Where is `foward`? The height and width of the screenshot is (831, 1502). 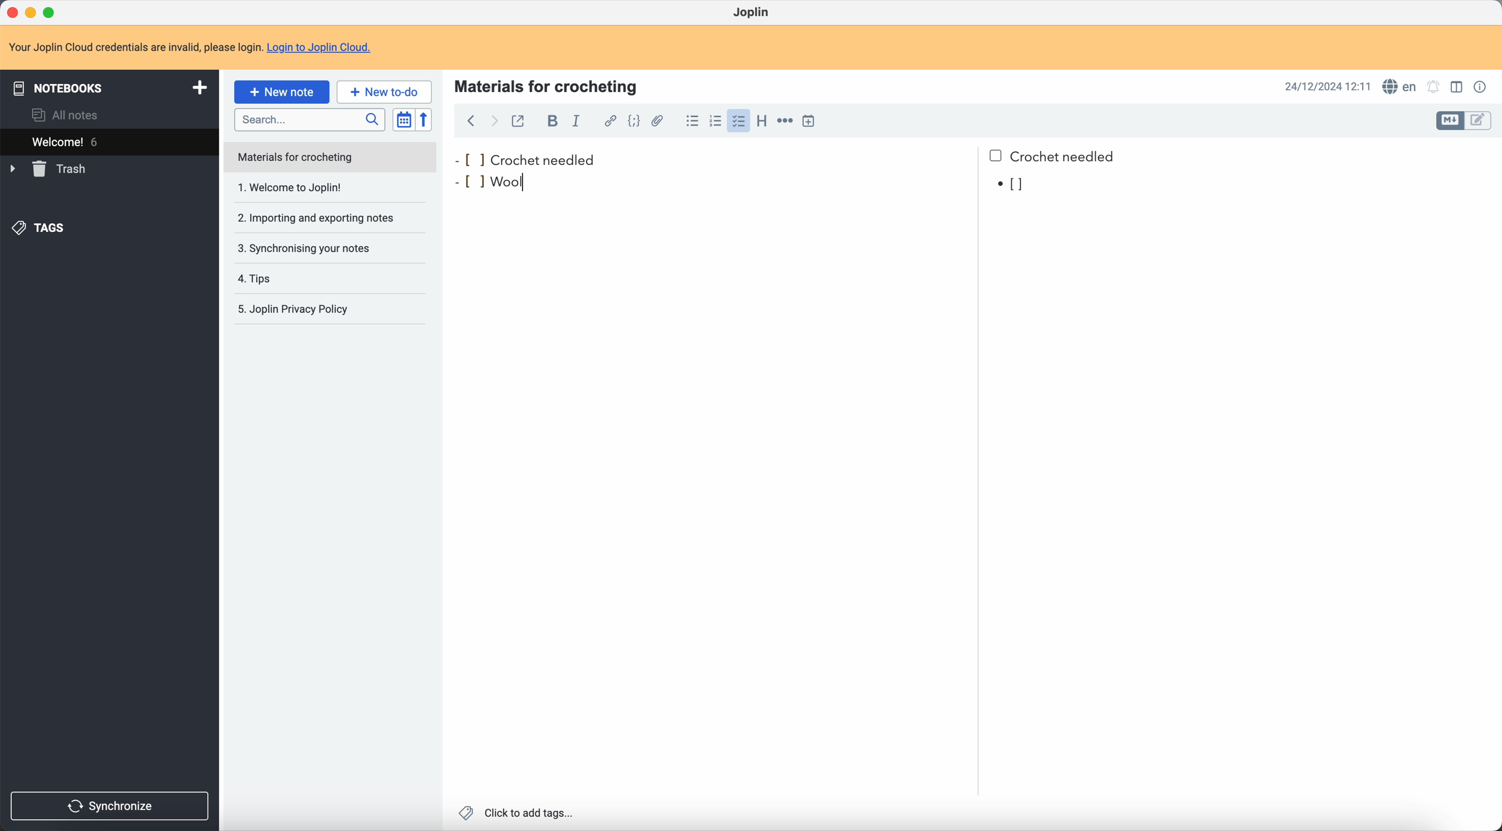
foward is located at coordinates (493, 122).